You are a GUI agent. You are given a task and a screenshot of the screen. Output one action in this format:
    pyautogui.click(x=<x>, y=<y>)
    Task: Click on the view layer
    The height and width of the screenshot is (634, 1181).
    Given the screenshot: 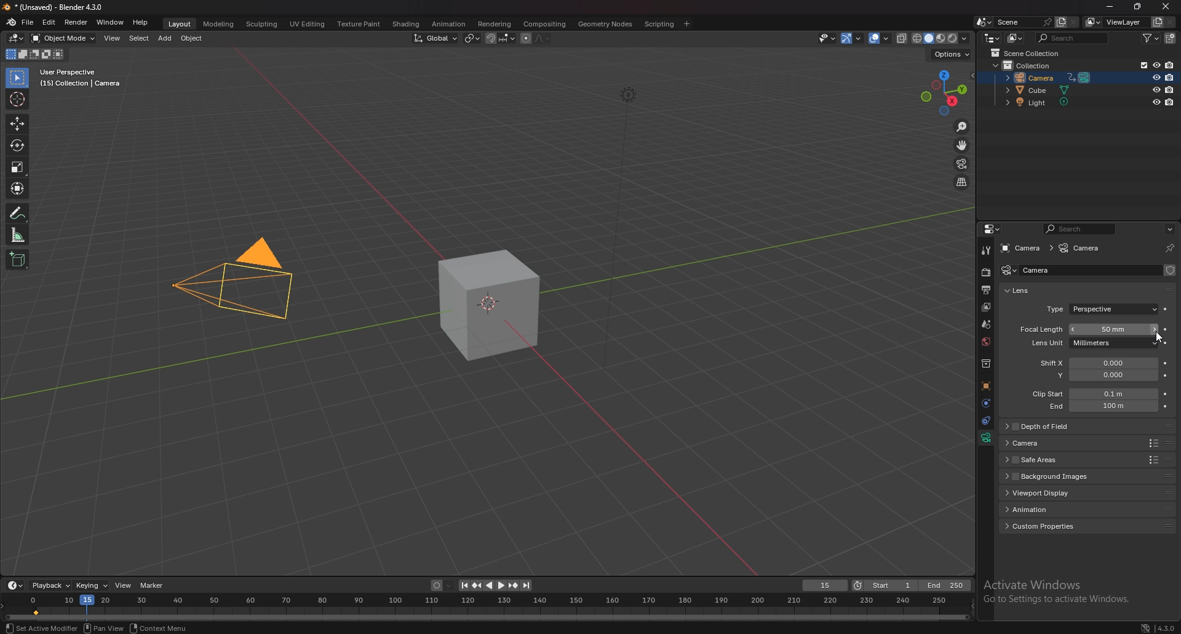 What is the action you would take?
    pyautogui.click(x=1117, y=22)
    